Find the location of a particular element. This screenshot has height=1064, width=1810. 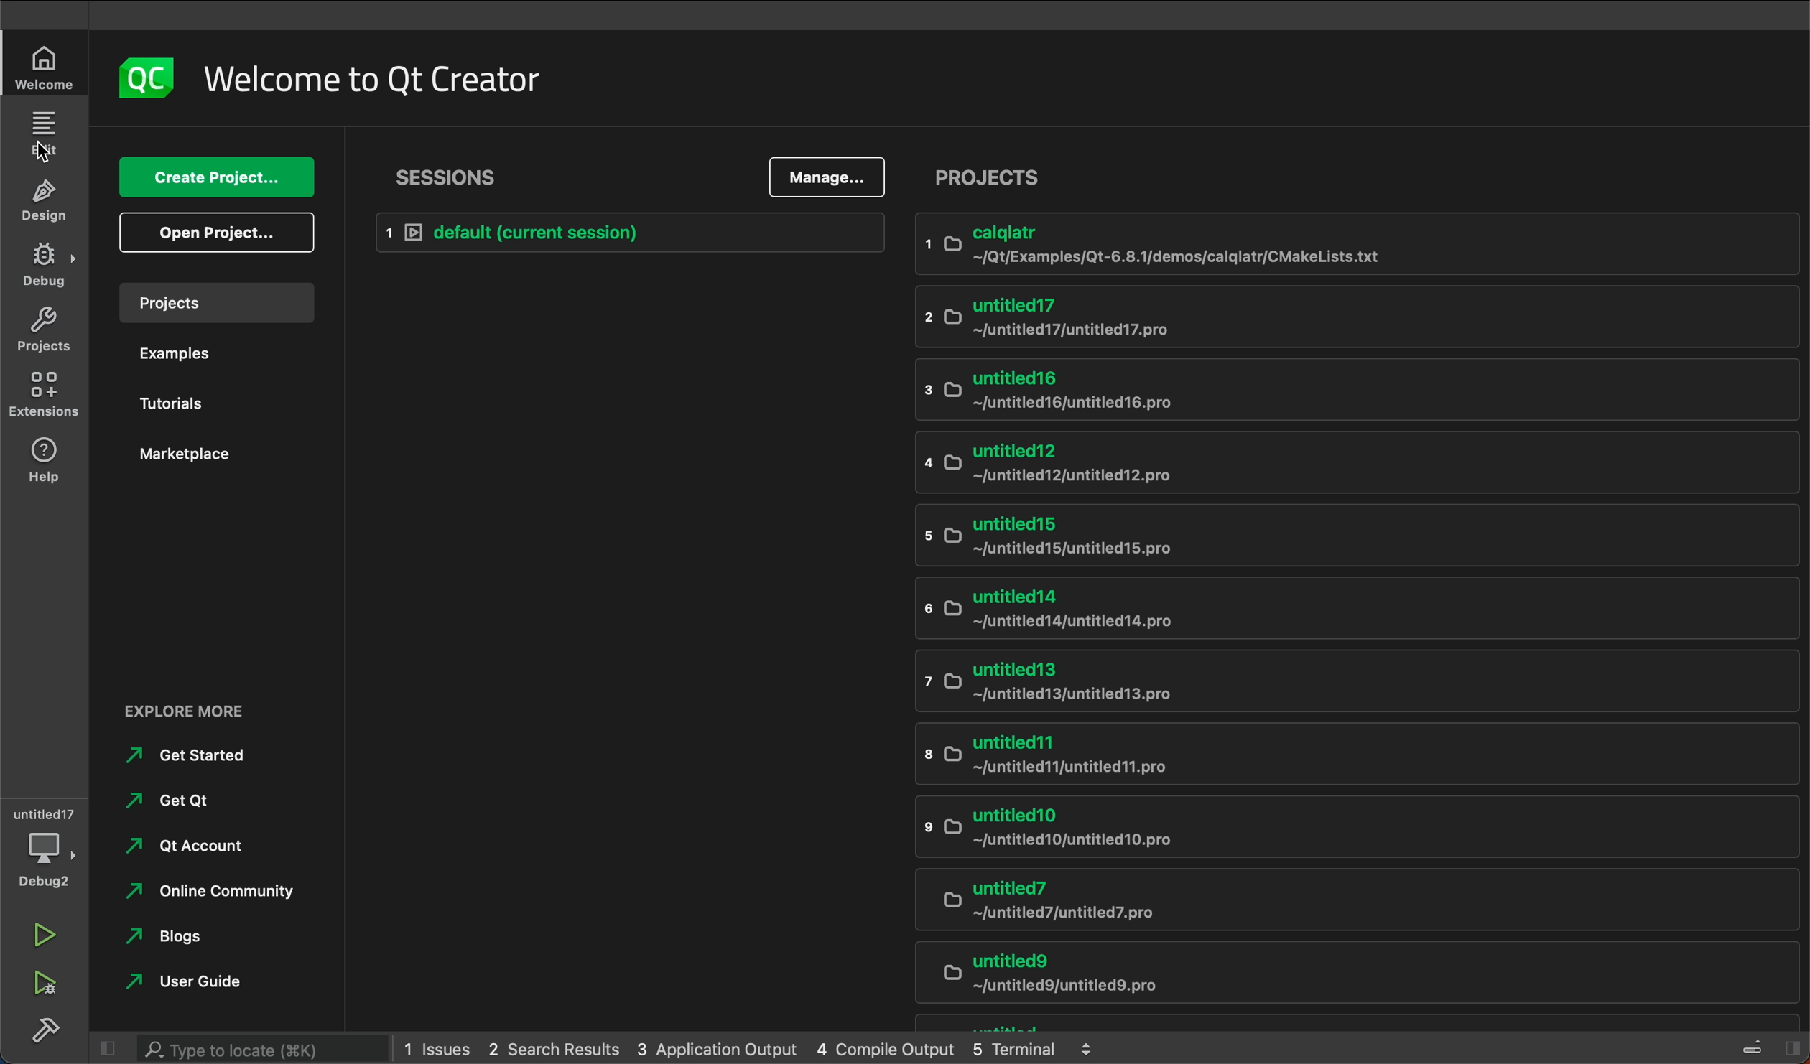

hide left side bar is located at coordinates (103, 1050).